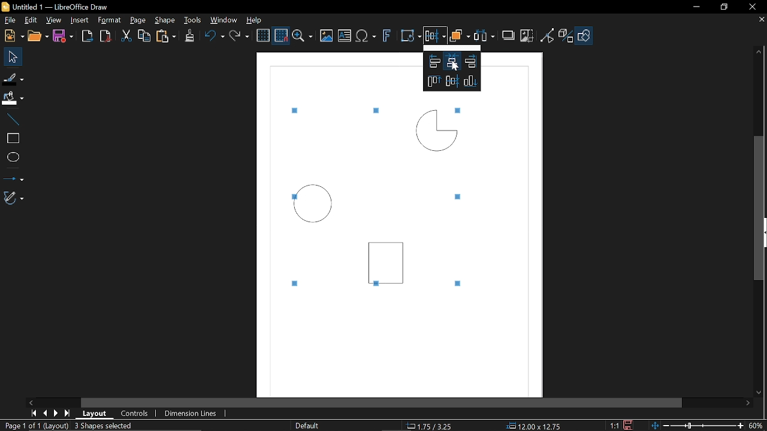 The height and width of the screenshot is (431, 767). What do you see at coordinates (297, 110) in the screenshot?
I see `Tiny squares sound selected objects` at bounding box center [297, 110].